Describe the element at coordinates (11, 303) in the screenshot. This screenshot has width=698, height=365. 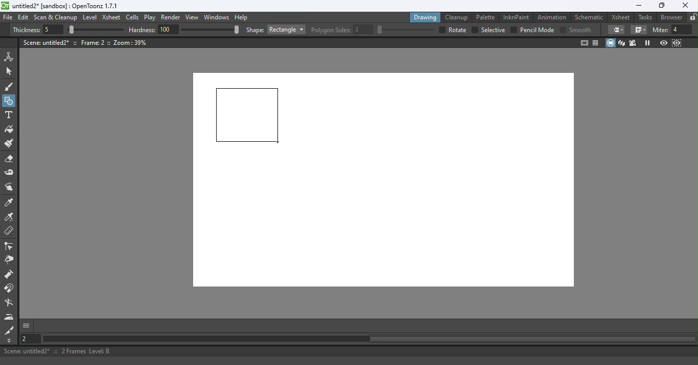
I see `Blender tool` at that location.